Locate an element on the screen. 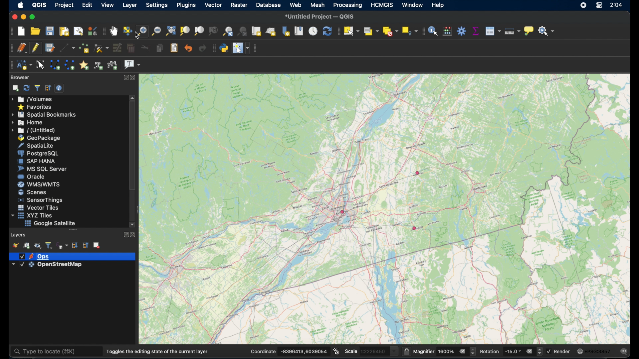  project is located at coordinates (65, 5).